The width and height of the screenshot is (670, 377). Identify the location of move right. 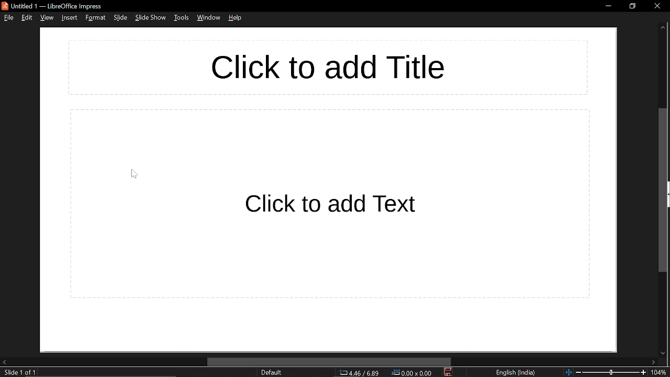
(654, 362).